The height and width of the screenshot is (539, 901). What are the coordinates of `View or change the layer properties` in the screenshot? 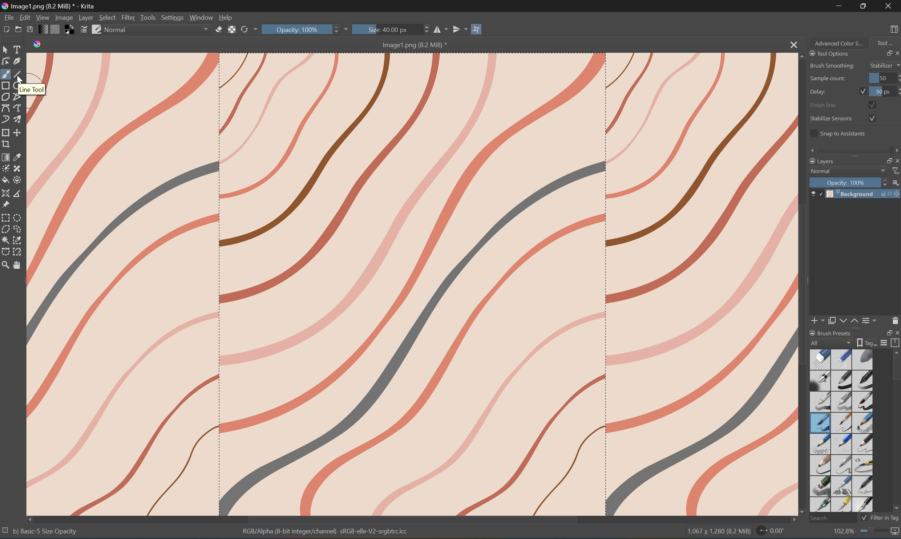 It's located at (870, 319).